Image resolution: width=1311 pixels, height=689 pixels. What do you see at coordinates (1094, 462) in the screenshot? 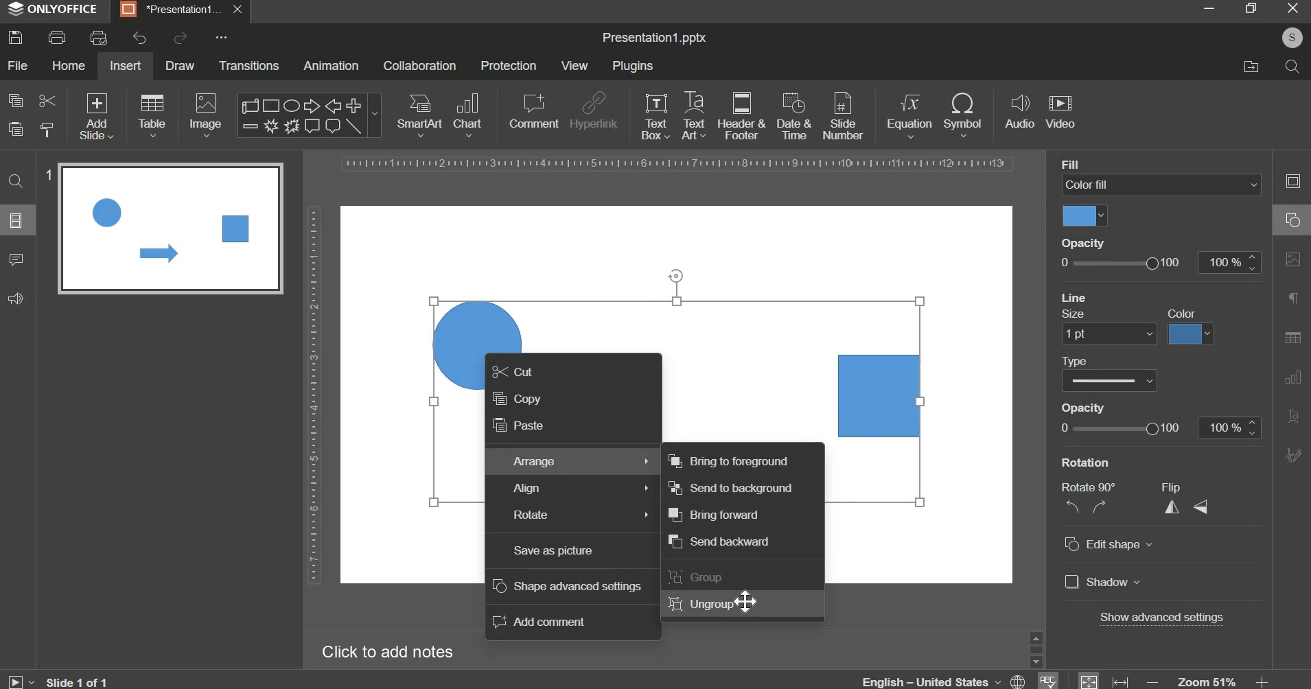
I see `Rotation` at bounding box center [1094, 462].